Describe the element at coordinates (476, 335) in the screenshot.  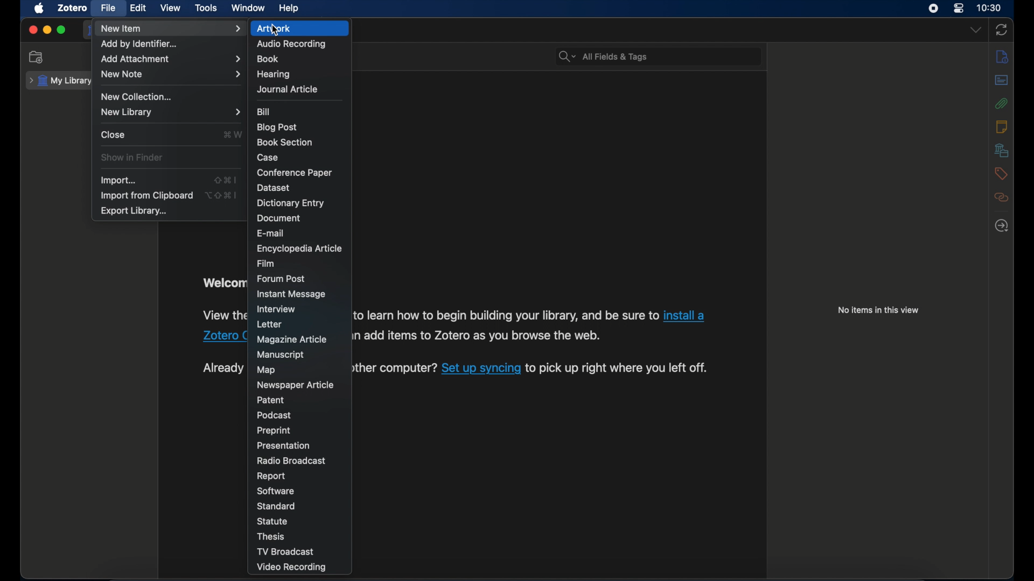
I see `` at that location.